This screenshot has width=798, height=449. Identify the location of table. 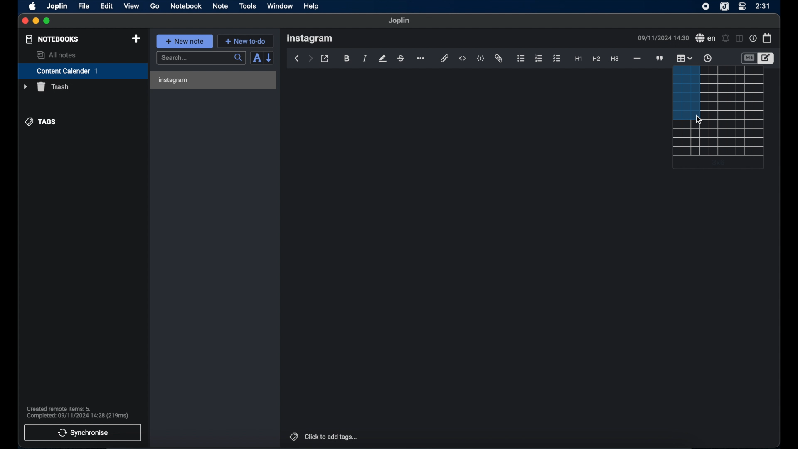
(734, 92).